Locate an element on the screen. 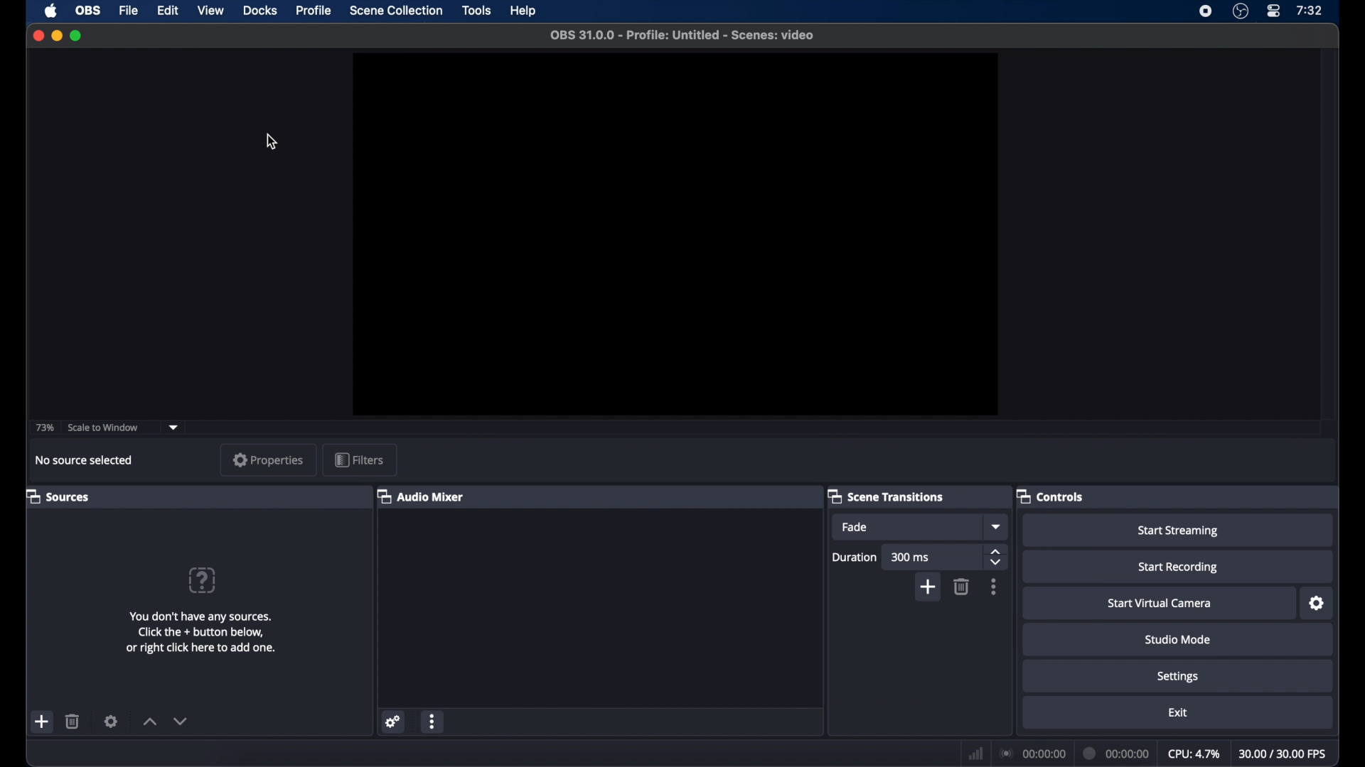 The width and height of the screenshot is (1365, 767). delete is located at coordinates (73, 721).